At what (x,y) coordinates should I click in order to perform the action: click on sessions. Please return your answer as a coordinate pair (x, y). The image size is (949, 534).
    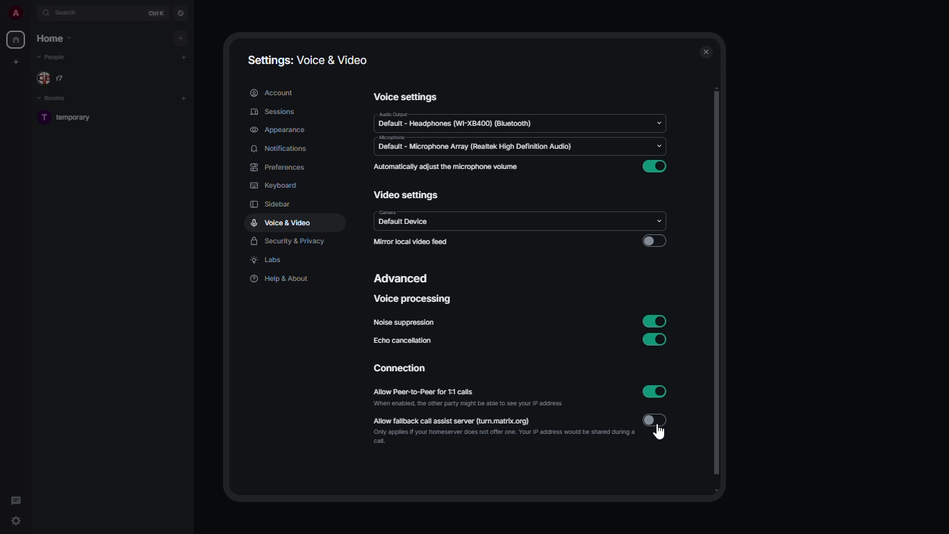
    Looking at the image, I should click on (275, 111).